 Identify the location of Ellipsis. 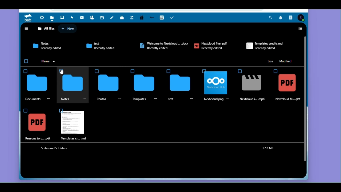
(159, 99).